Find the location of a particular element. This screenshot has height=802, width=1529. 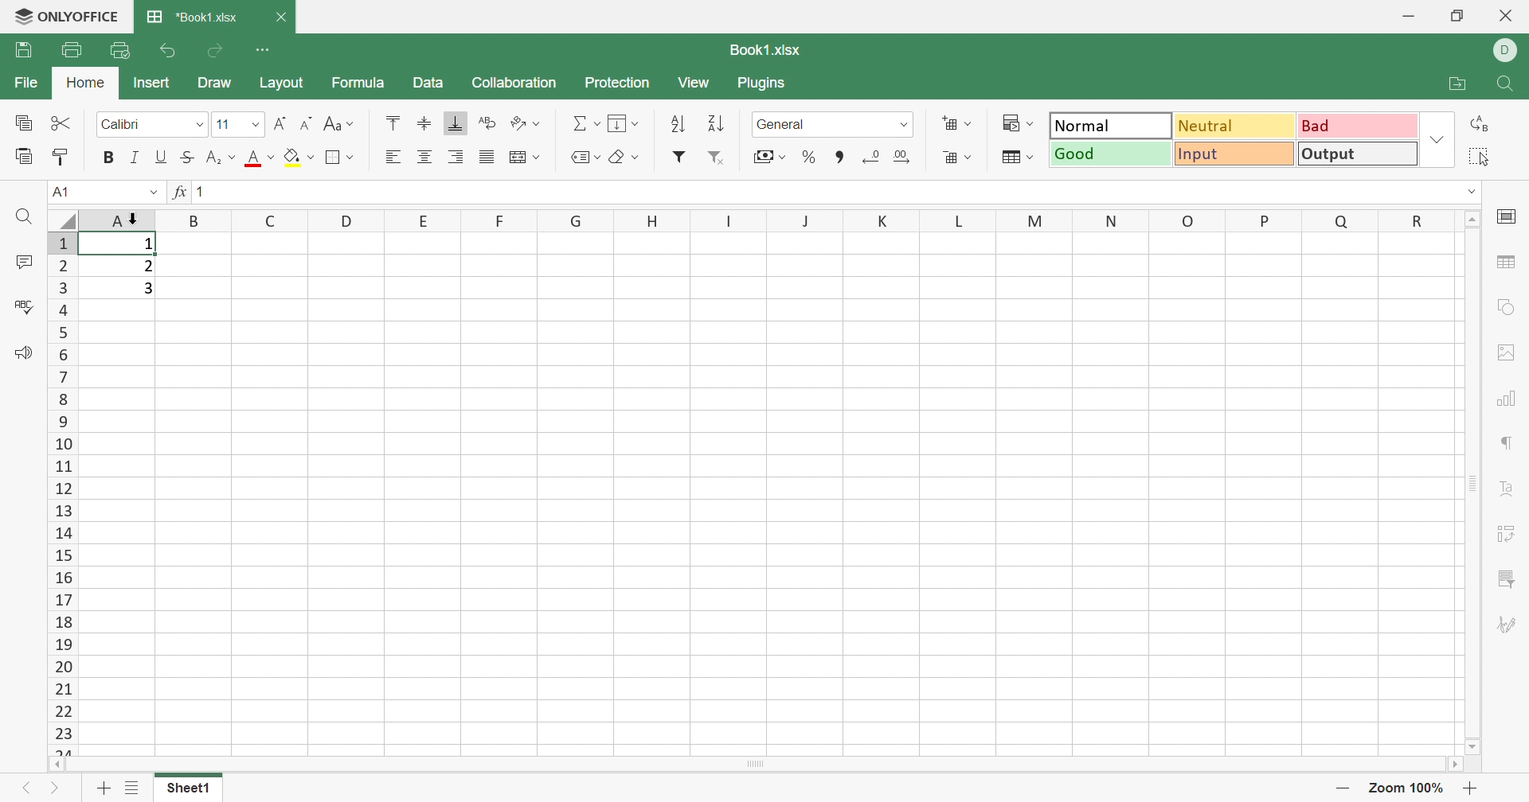

Pivot table settings is located at coordinates (1507, 535).